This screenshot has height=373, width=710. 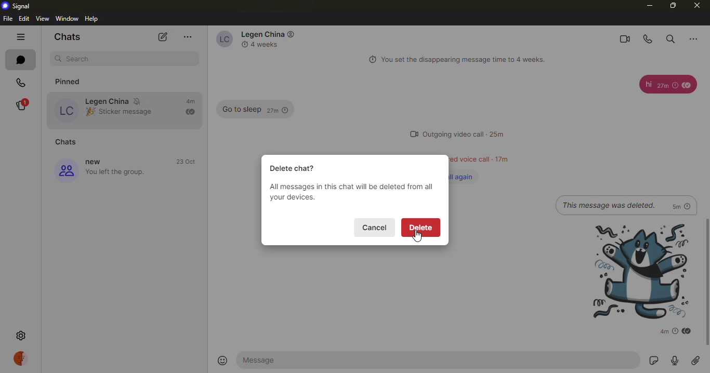 I want to click on chats, so click(x=66, y=36).